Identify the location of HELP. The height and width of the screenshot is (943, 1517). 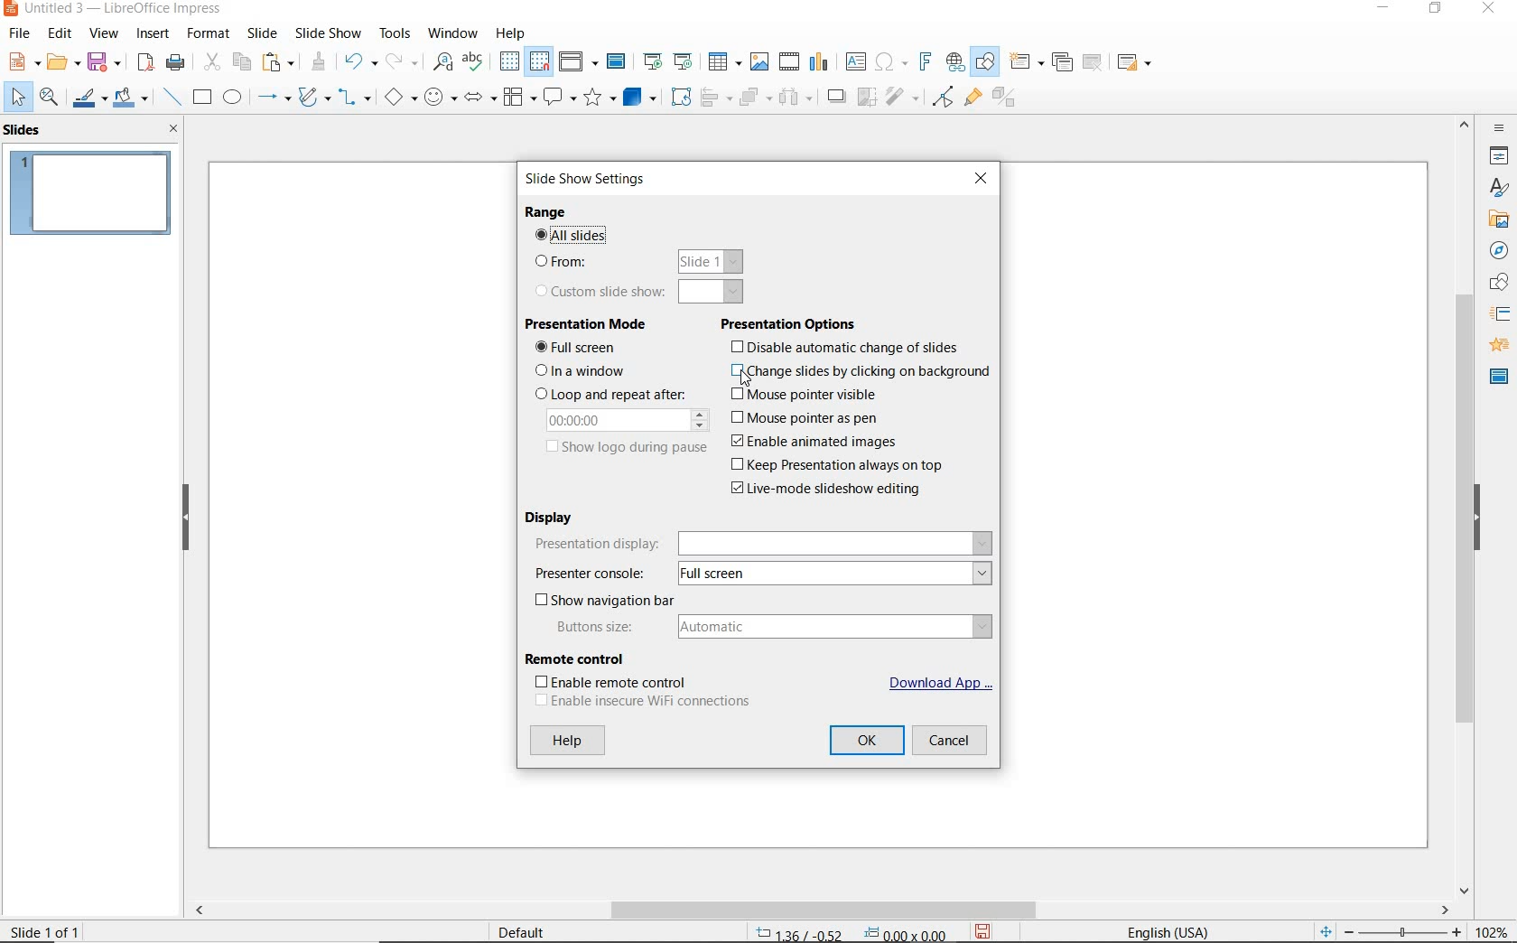
(567, 741).